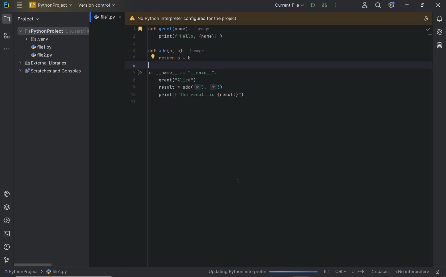  Describe the element at coordinates (20, 5) in the screenshot. I see `main menu` at that location.